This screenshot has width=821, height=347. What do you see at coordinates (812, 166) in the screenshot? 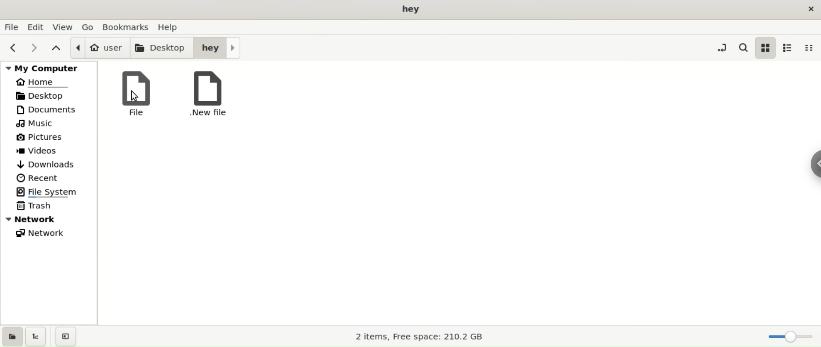
I see `sidebar` at bounding box center [812, 166].